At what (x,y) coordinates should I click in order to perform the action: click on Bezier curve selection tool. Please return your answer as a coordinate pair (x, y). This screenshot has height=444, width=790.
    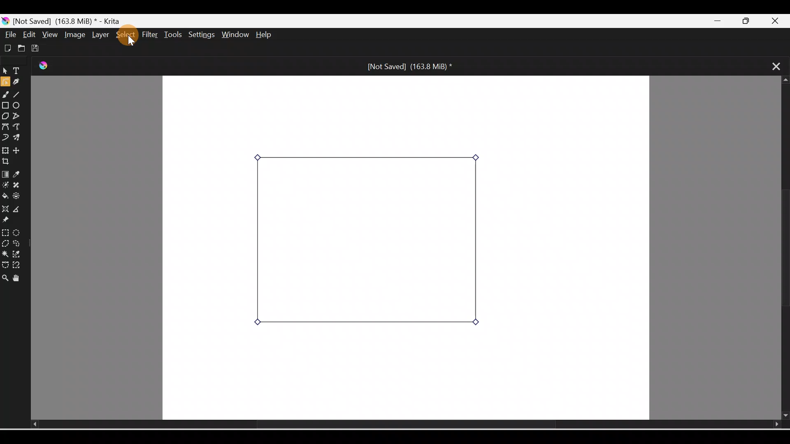
    Looking at the image, I should click on (5, 263).